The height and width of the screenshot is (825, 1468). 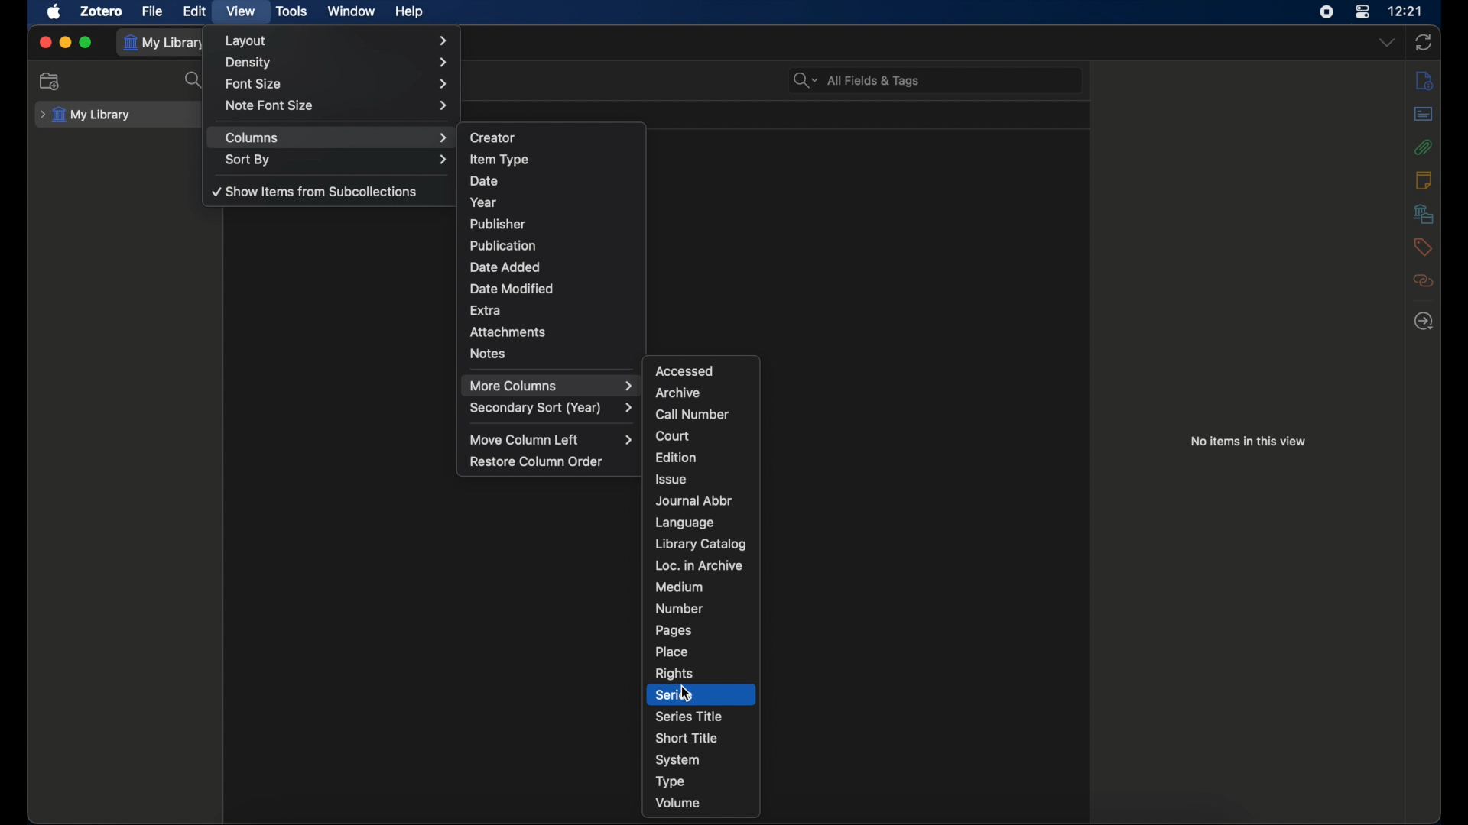 What do you see at coordinates (687, 695) in the screenshot?
I see `cursor` at bounding box center [687, 695].